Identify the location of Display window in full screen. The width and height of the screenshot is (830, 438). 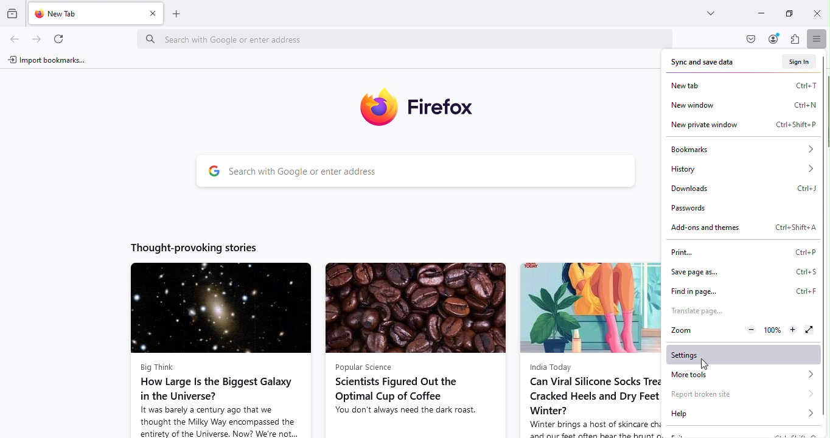
(807, 330).